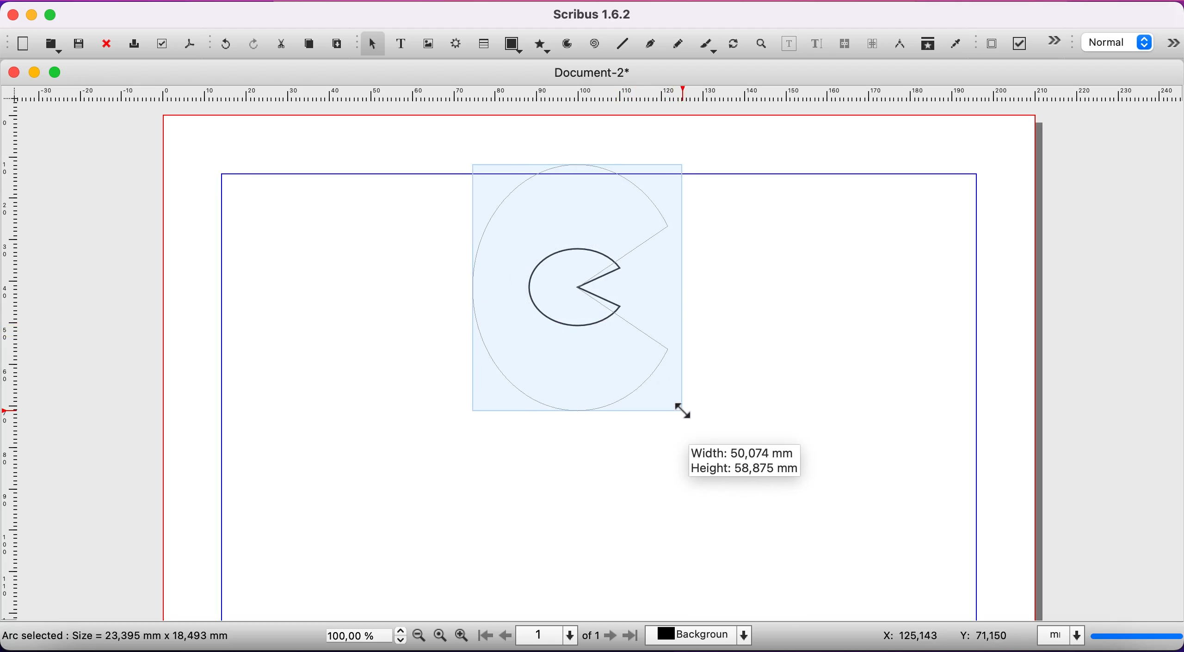 This screenshot has height=652, width=1184. I want to click on zoom out, so click(419, 634).